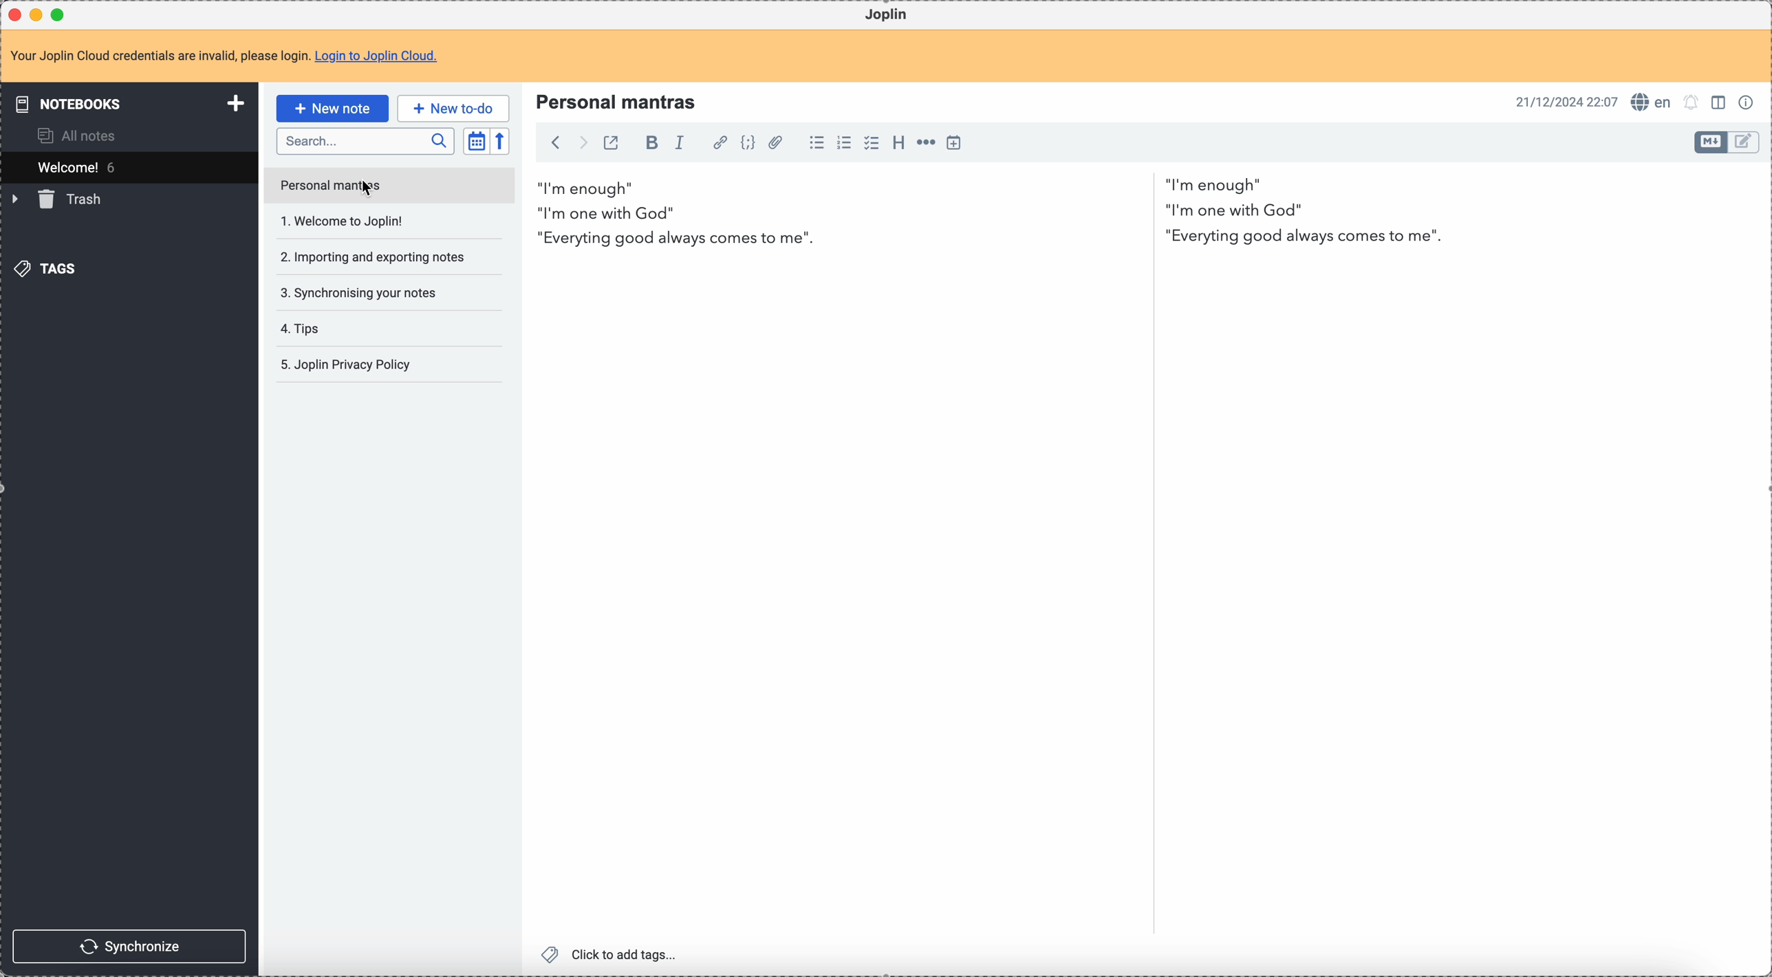  I want to click on maximize program, so click(58, 14).